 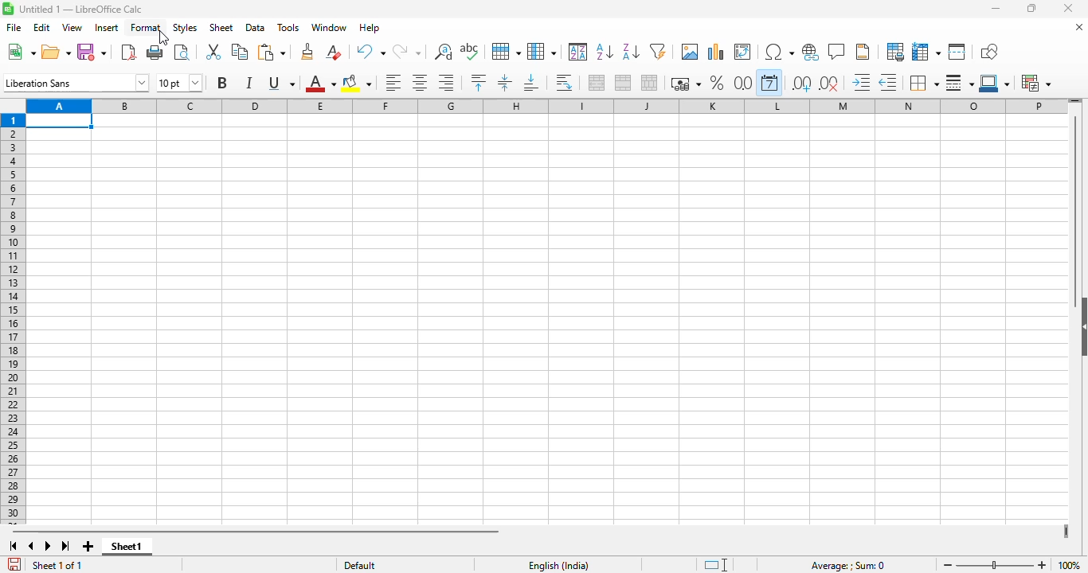 I want to click on align center, so click(x=421, y=84).